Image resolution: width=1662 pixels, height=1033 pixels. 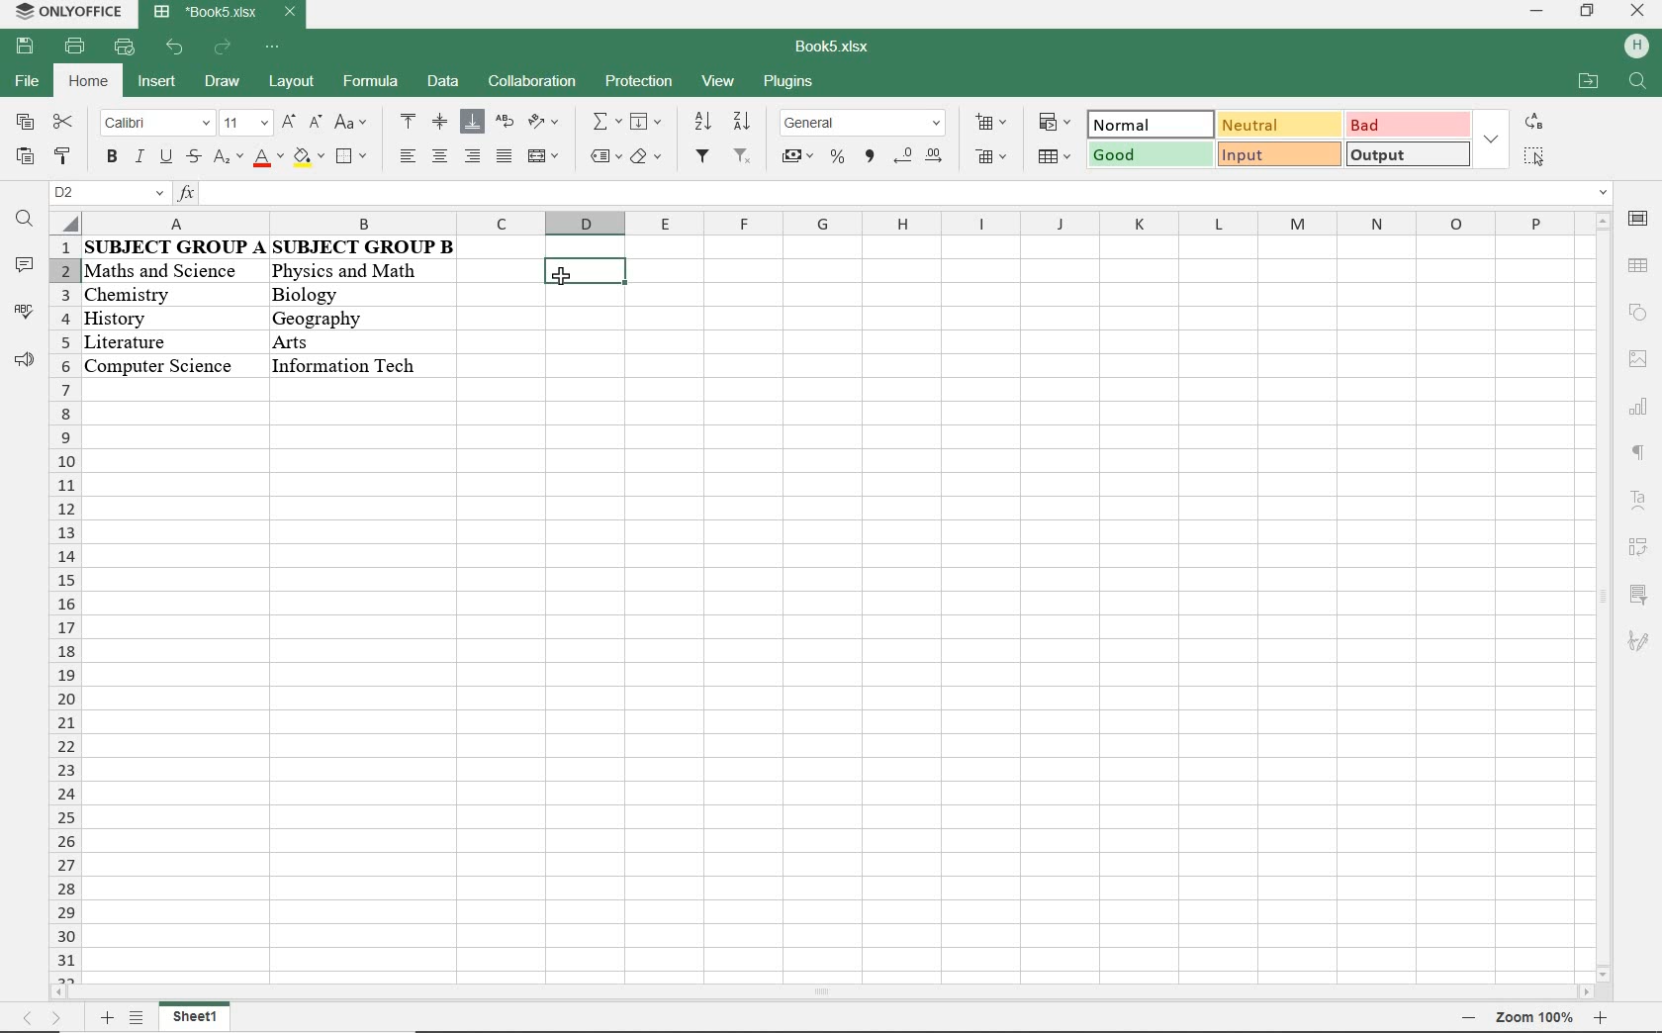 What do you see at coordinates (91, 80) in the screenshot?
I see `home` at bounding box center [91, 80].